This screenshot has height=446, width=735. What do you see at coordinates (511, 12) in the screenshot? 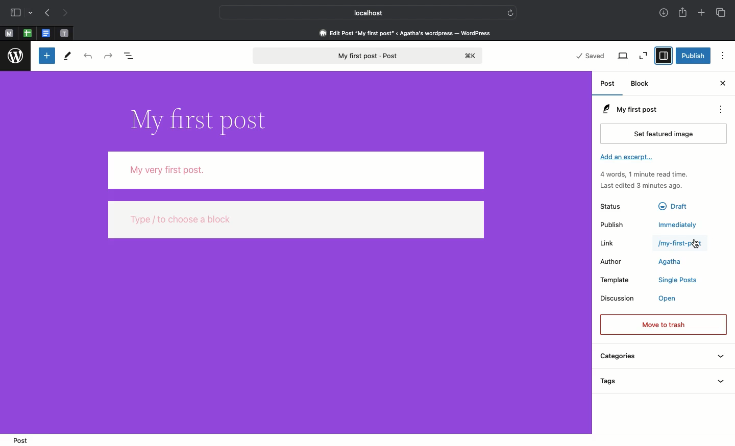
I see `refresh` at bounding box center [511, 12].